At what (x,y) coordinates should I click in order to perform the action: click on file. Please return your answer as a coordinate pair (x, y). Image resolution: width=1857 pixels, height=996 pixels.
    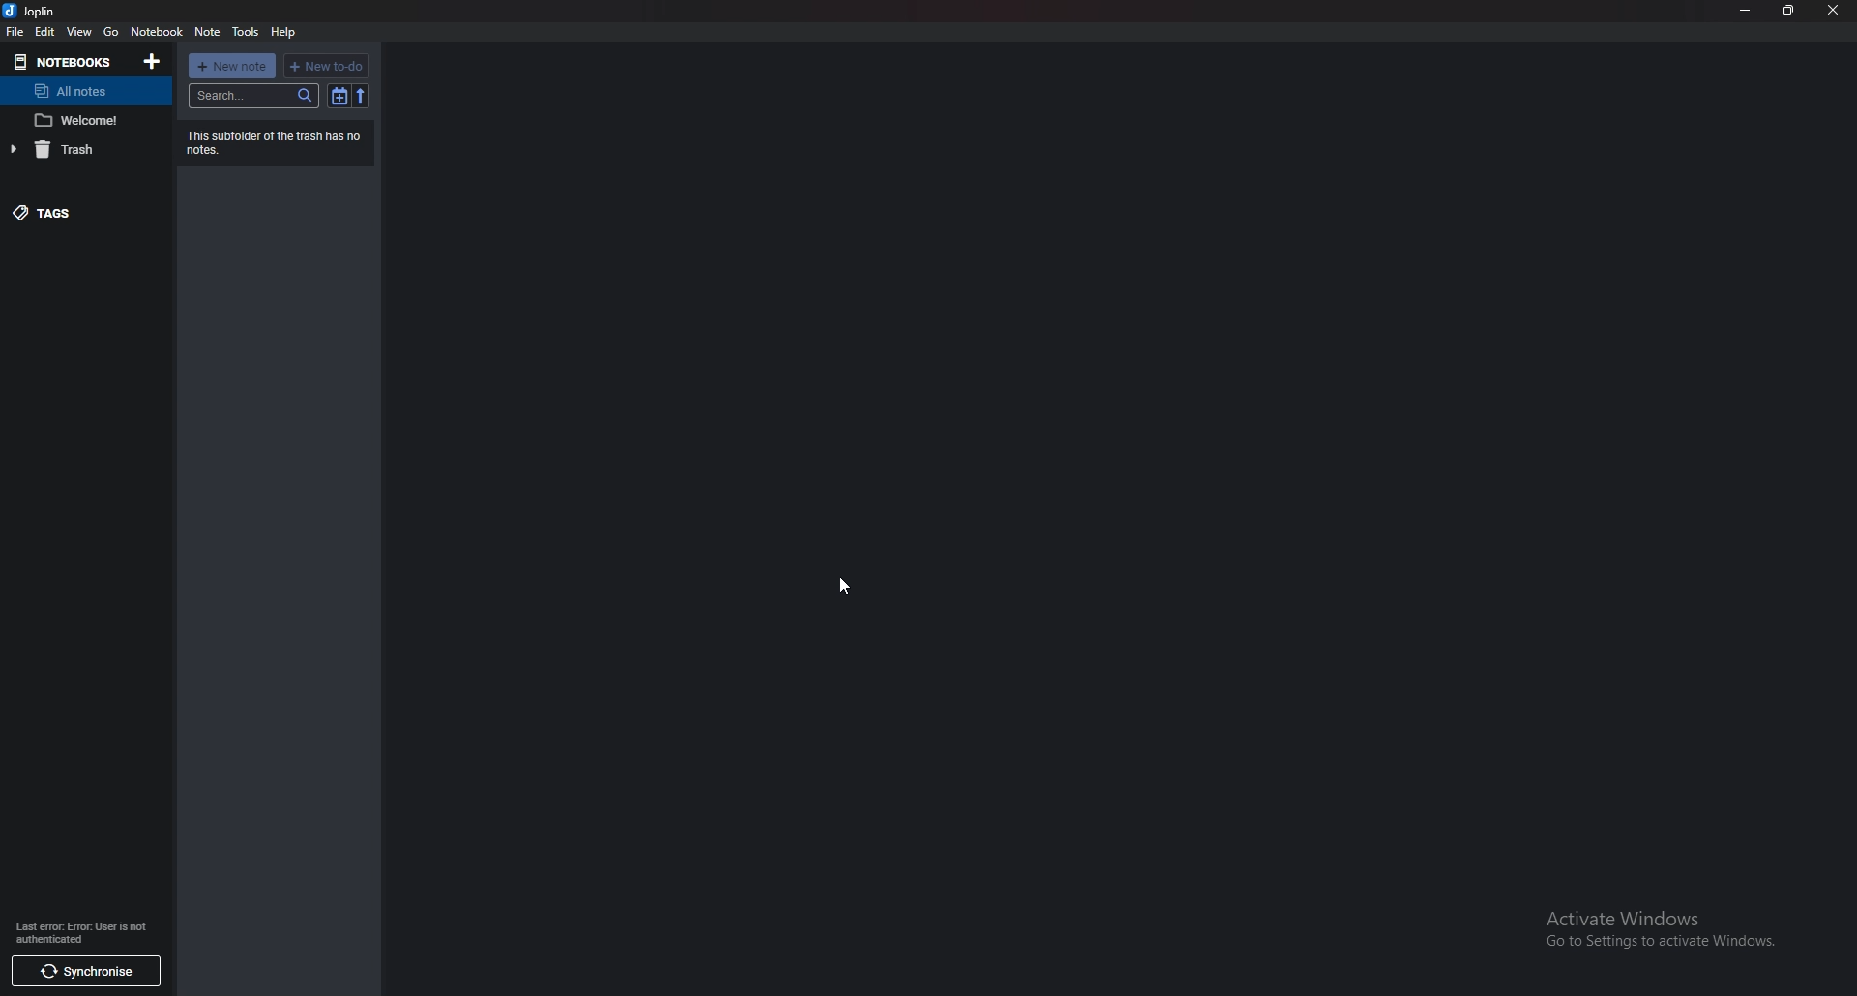
    Looking at the image, I should click on (15, 30).